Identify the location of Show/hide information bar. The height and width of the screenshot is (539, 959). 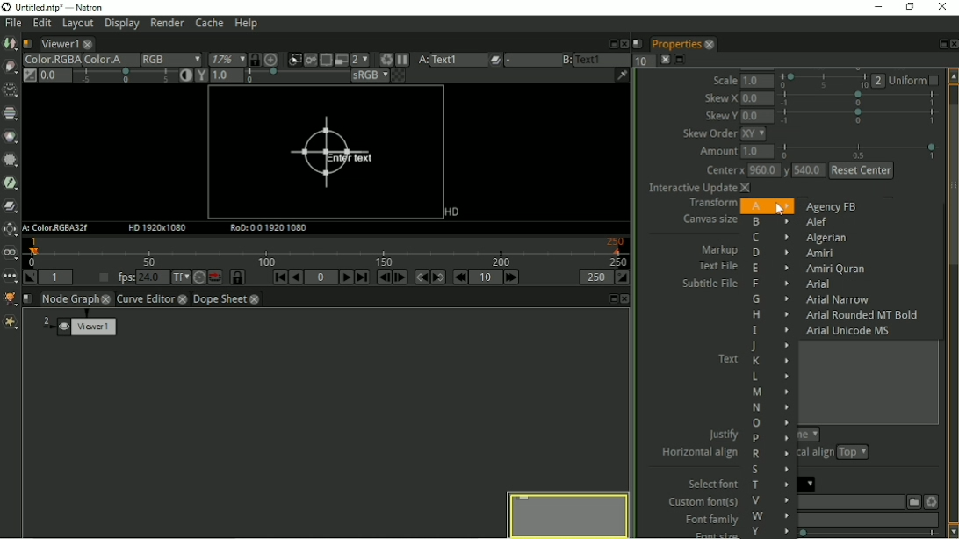
(622, 75).